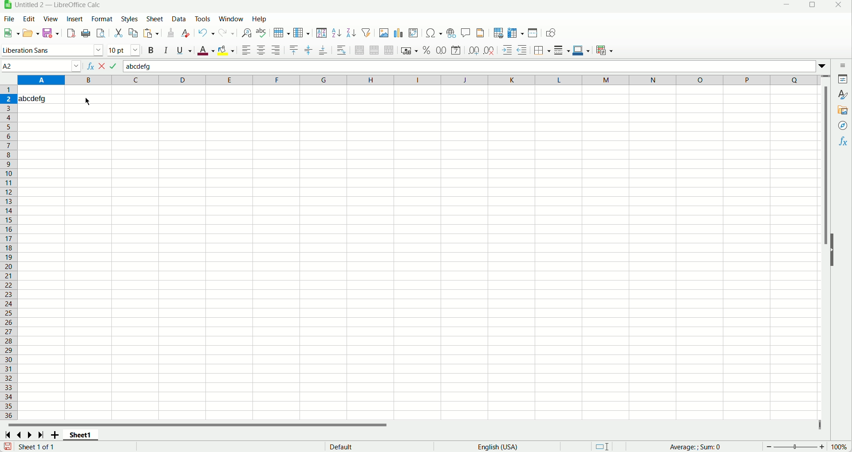  I want to click on decrease indent, so click(522, 50).